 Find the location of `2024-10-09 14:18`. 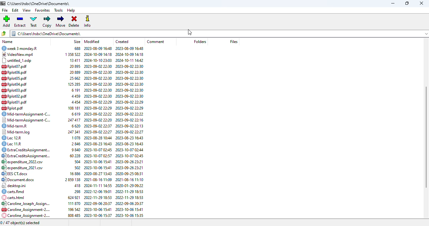

2024-10-09 14:18 is located at coordinates (129, 54).